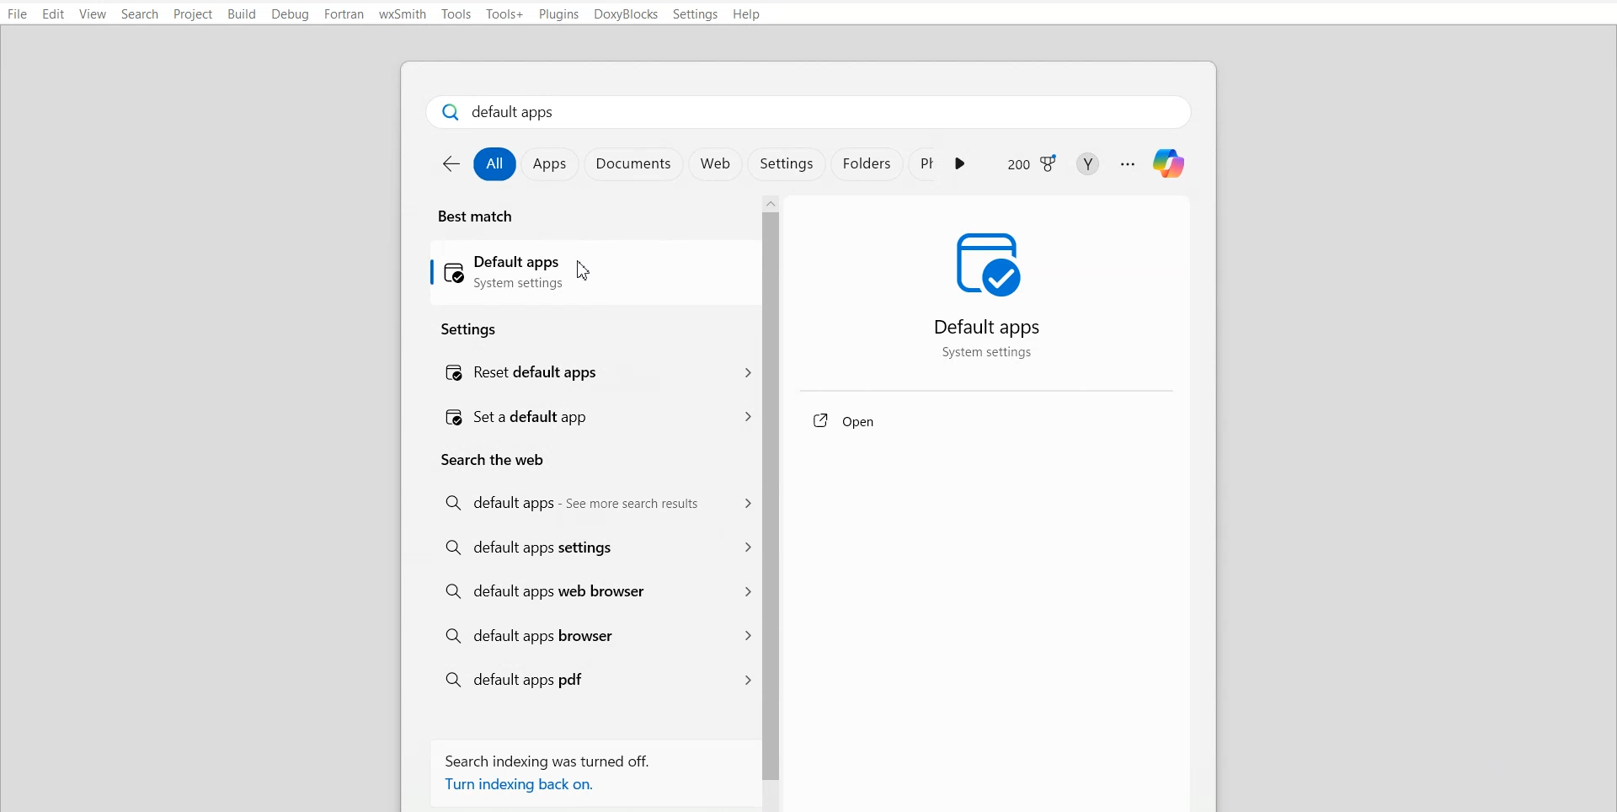 The image size is (1617, 812). What do you see at coordinates (1049, 163) in the screenshot?
I see `Logo` at bounding box center [1049, 163].